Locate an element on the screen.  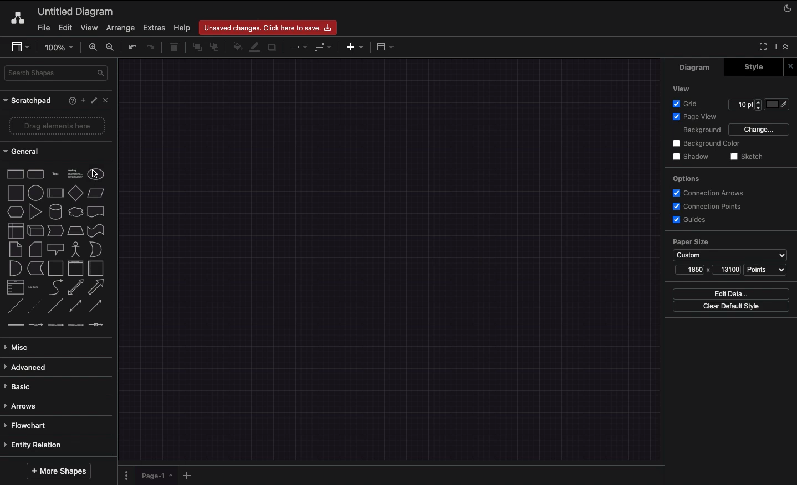
File is located at coordinates (43, 28).